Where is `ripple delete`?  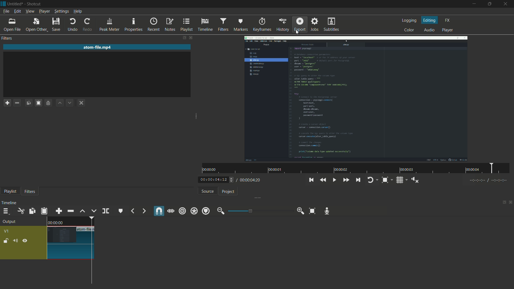 ripple delete is located at coordinates (70, 211).